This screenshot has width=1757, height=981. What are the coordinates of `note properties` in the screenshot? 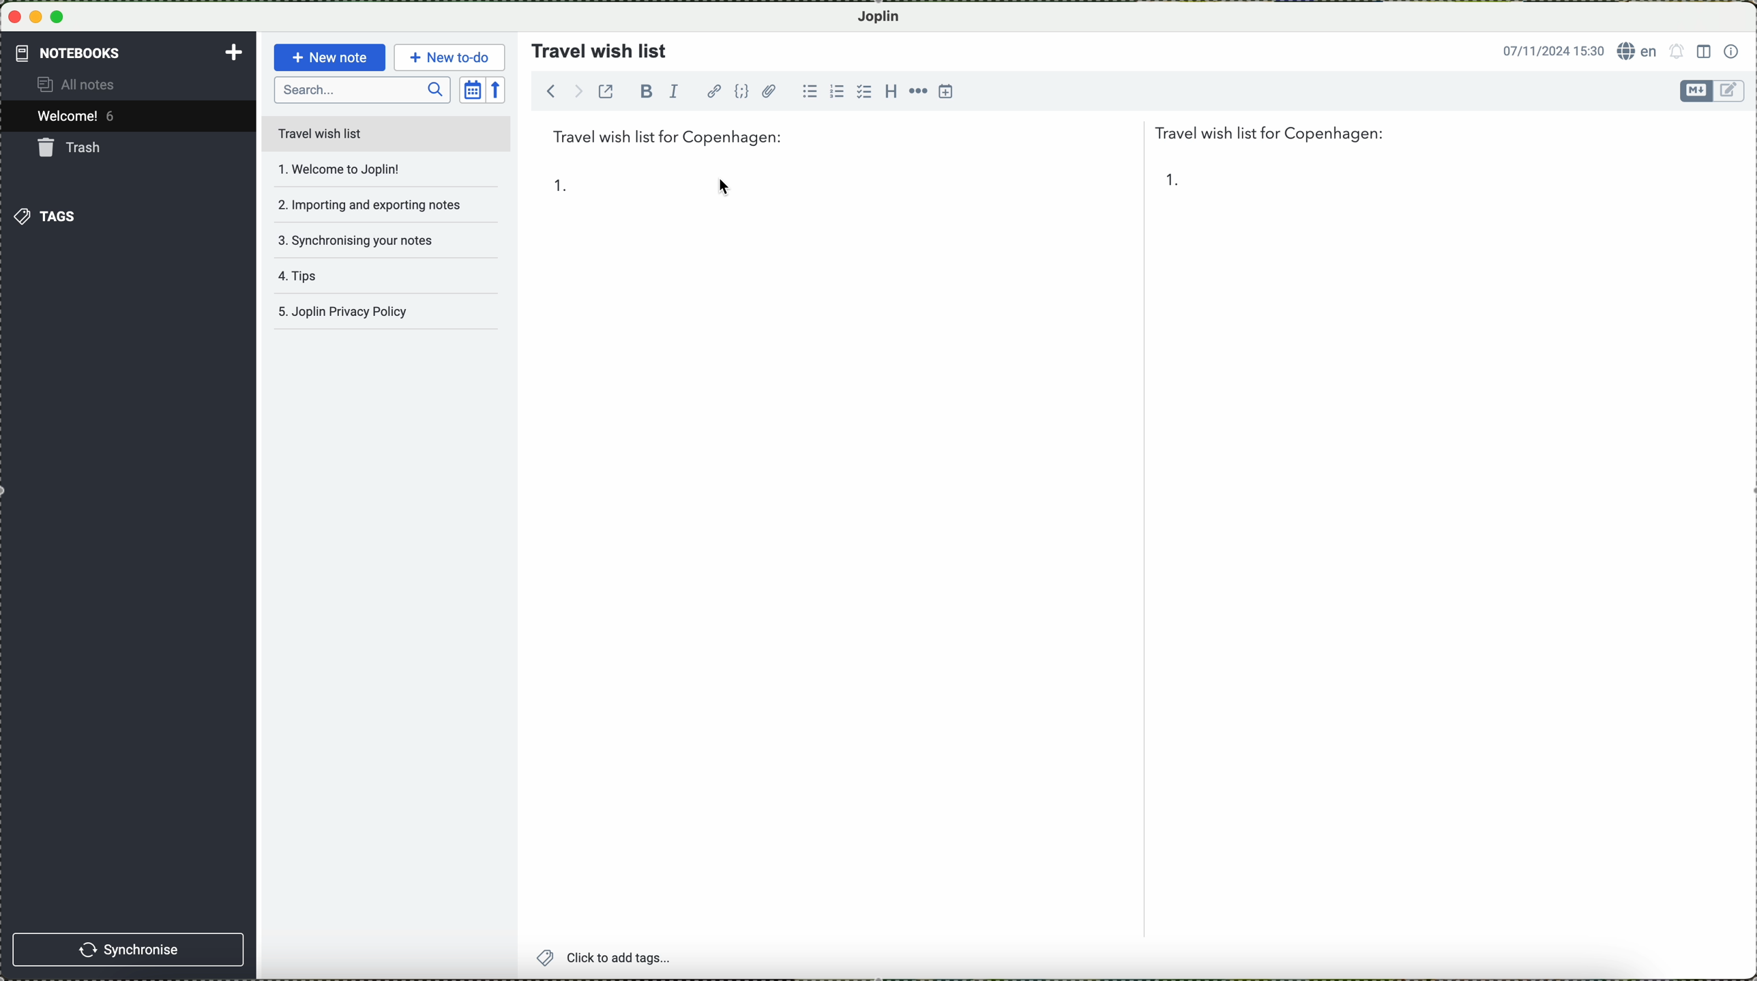 It's located at (1732, 50).